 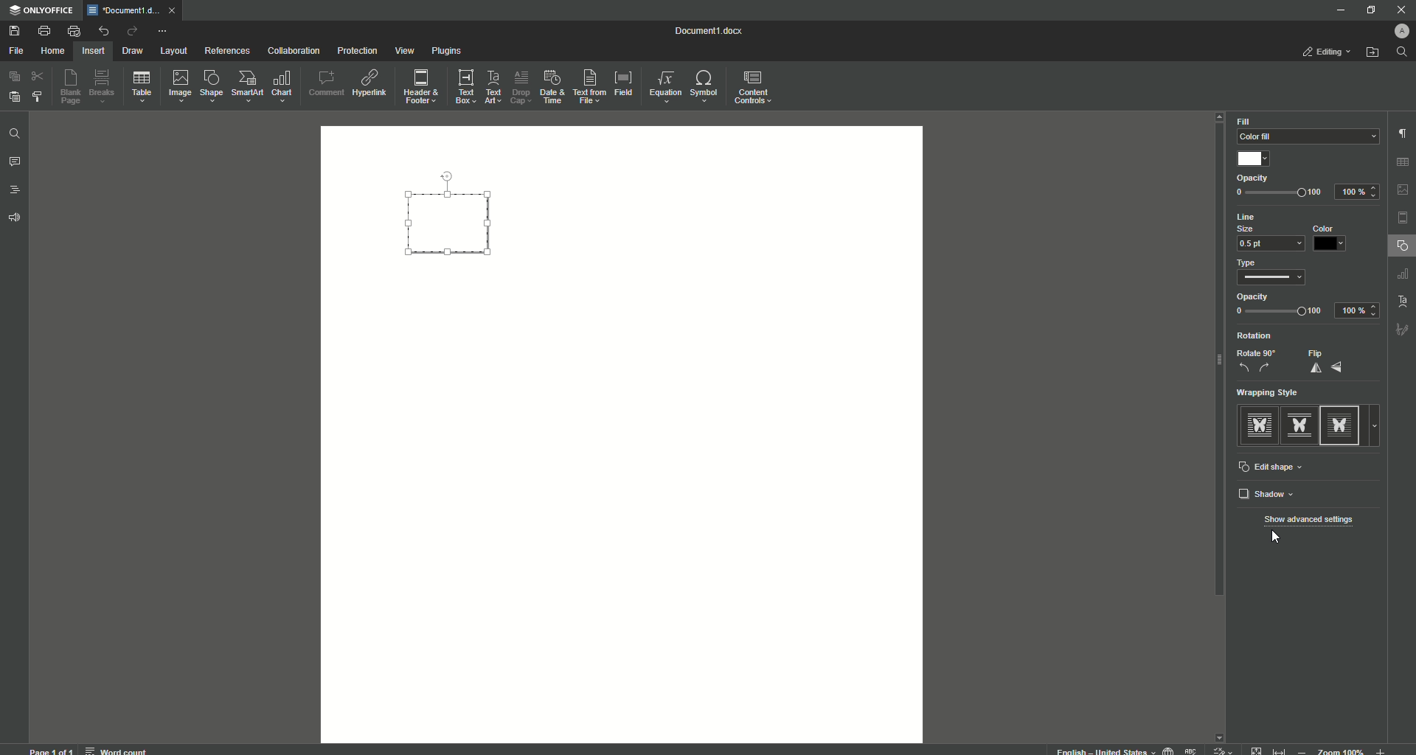 What do you see at coordinates (103, 87) in the screenshot?
I see `Breaks` at bounding box center [103, 87].